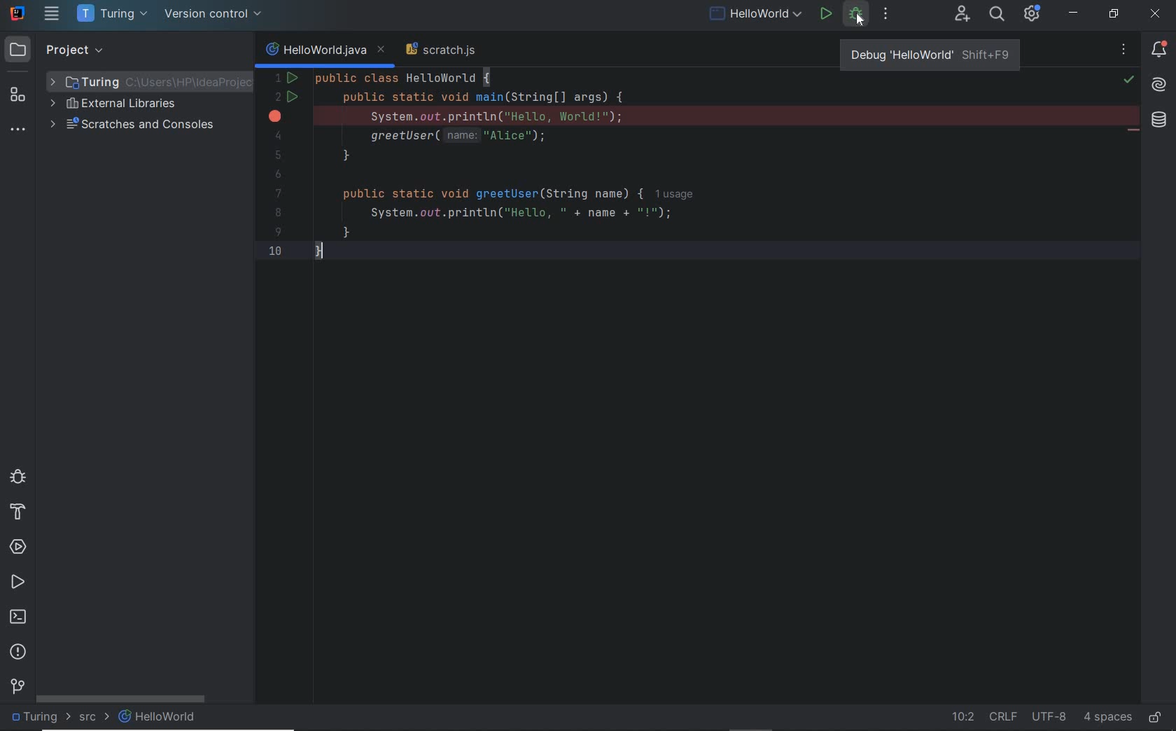 The width and height of the screenshot is (1176, 731). What do you see at coordinates (1125, 53) in the screenshot?
I see `recent files, tab actions` at bounding box center [1125, 53].